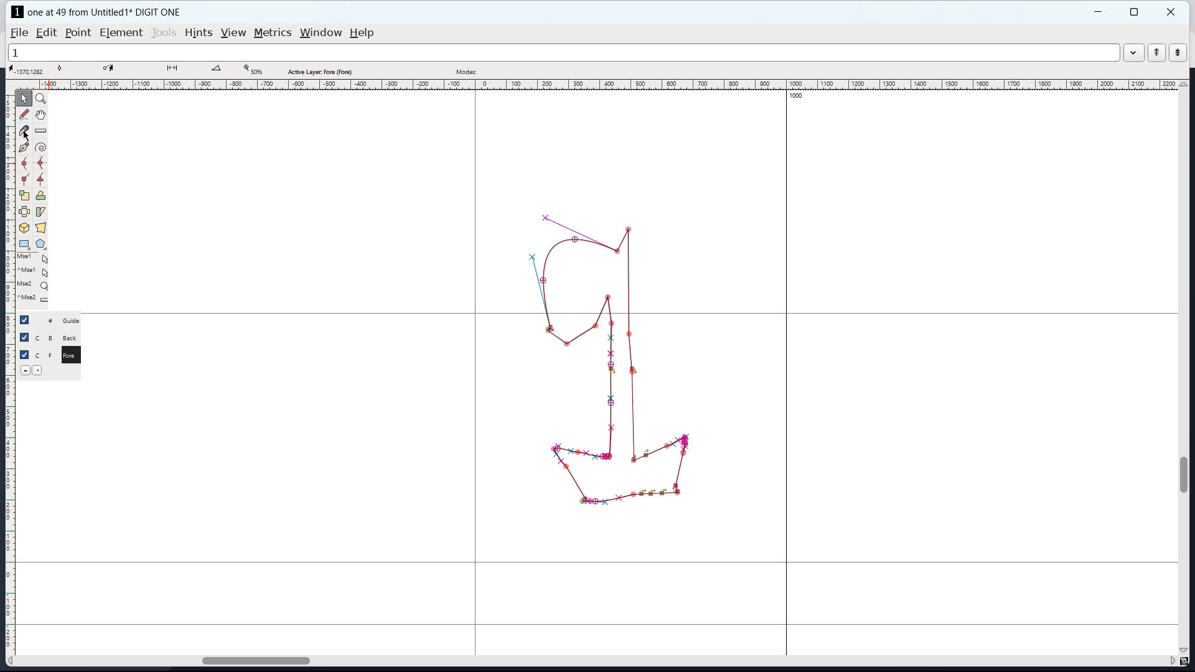  Describe the element at coordinates (321, 33) in the screenshot. I see `window` at that location.